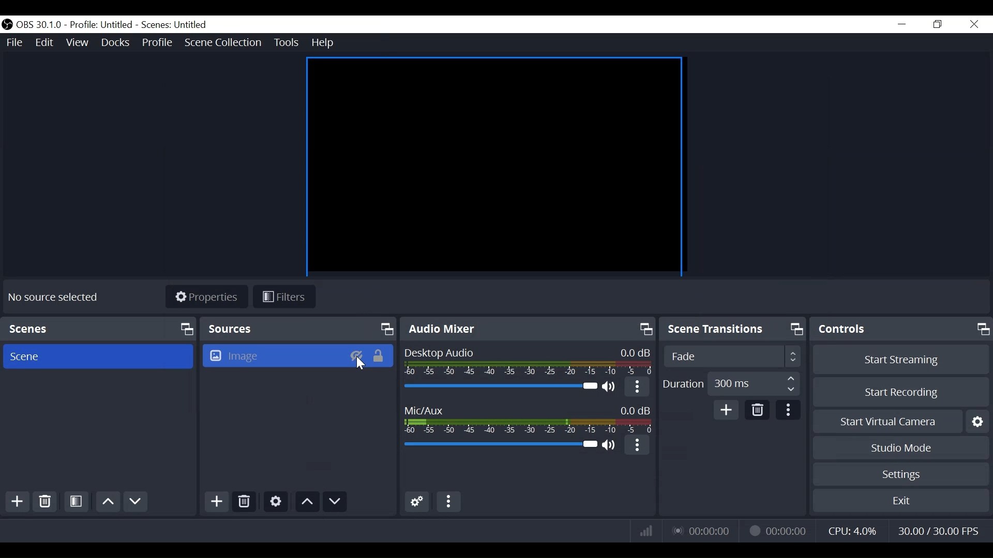 The image size is (993, 558). What do you see at coordinates (14, 502) in the screenshot?
I see `Add Scene` at bounding box center [14, 502].